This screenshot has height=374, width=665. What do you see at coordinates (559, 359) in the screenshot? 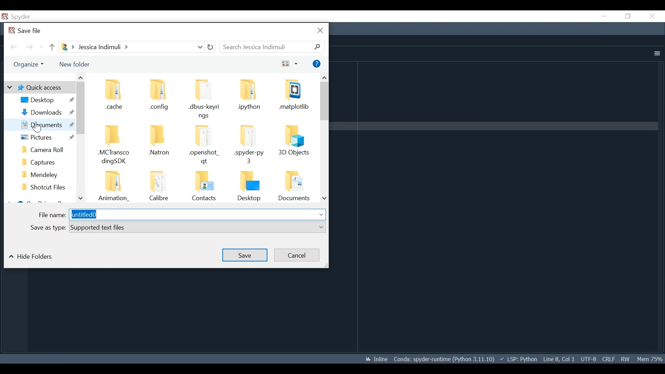
I see `Cursor Position` at bounding box center [559, 359].